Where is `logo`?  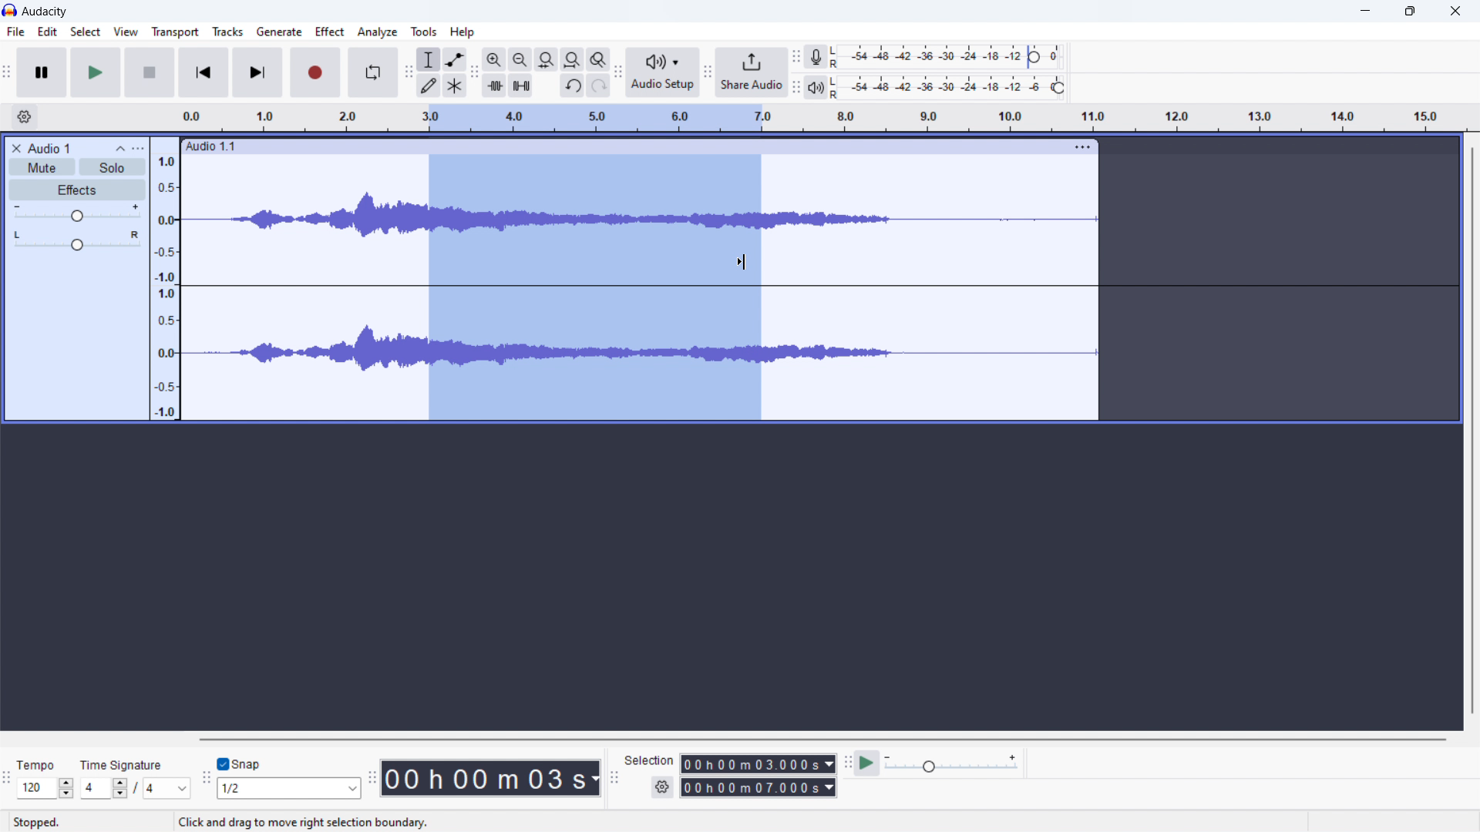 logo is located at coordinates (11, 10).